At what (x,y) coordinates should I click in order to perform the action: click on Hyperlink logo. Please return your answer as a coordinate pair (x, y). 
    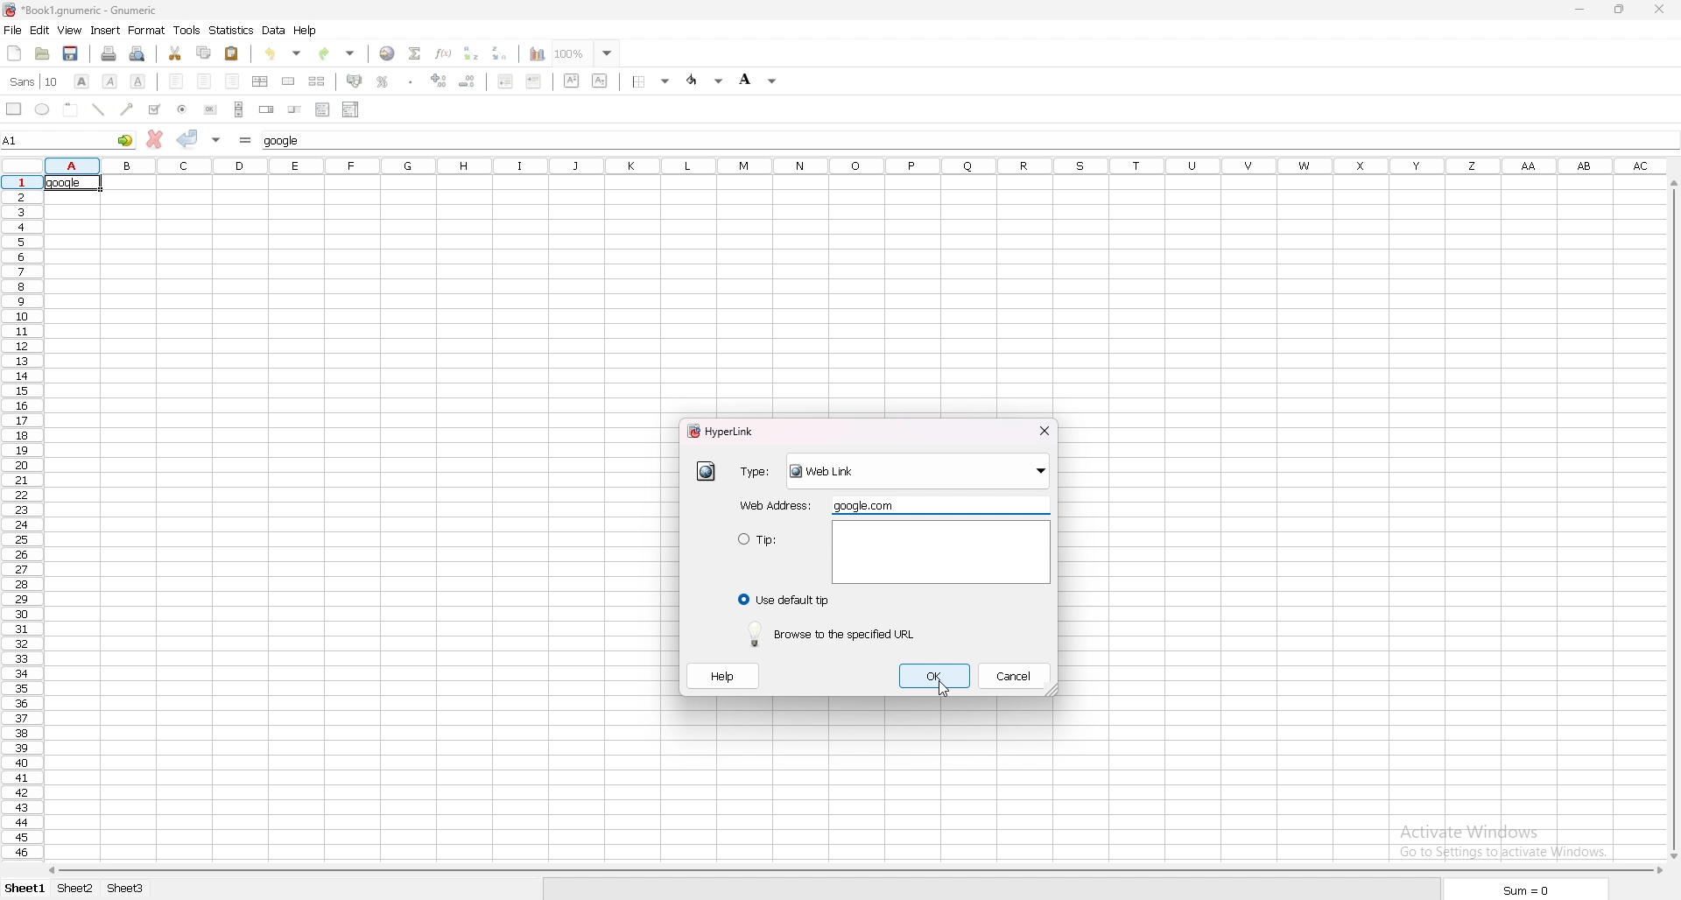
    Looking at the image, I should click on (11, 11).